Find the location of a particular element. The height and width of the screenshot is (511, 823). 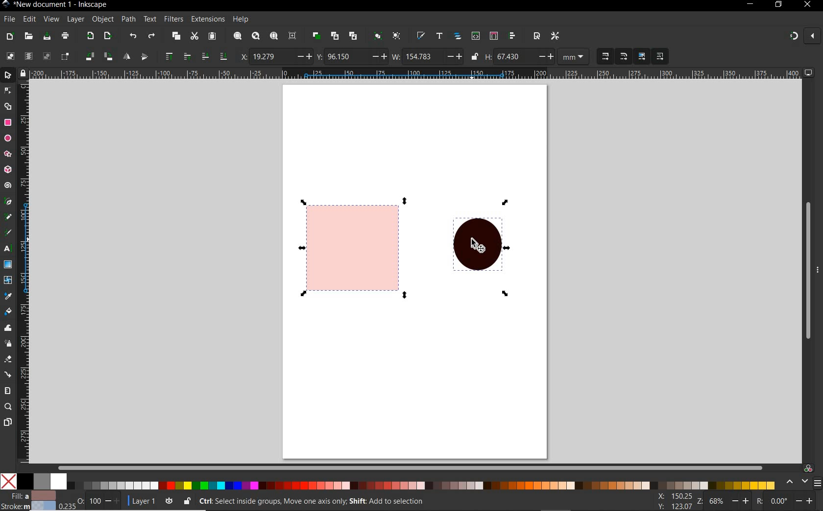

vertical coordinates  of selection is located at coordinates (352, 57).